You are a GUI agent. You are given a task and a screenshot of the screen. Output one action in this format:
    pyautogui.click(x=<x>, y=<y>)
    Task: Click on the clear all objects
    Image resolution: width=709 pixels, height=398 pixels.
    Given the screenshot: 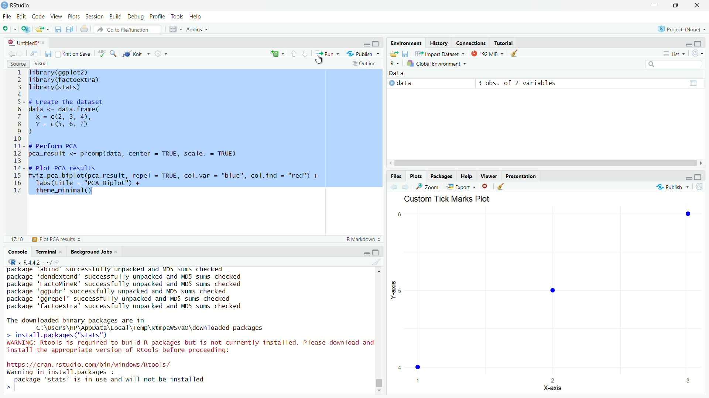 What is the action you would take?
    pyautogui.click(x=515, y=52)
    